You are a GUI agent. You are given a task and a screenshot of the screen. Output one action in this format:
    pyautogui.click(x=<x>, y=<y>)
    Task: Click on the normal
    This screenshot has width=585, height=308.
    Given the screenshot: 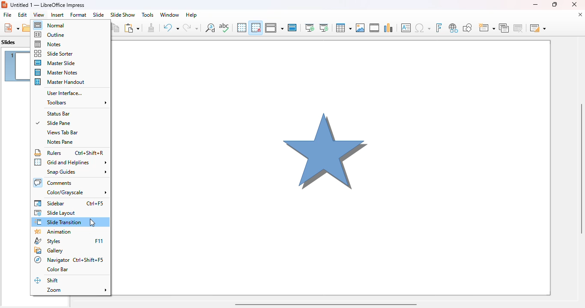 What is the action you would take?
    pyautogui.click(x=49, y=25)
    